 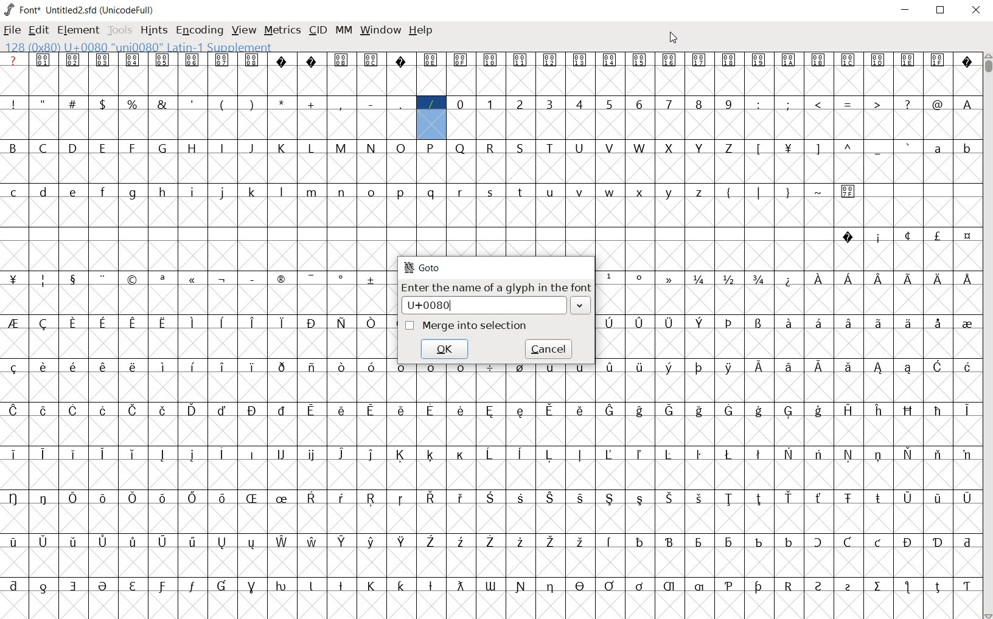 I want to click on glyph, so click(x=280, y=192).